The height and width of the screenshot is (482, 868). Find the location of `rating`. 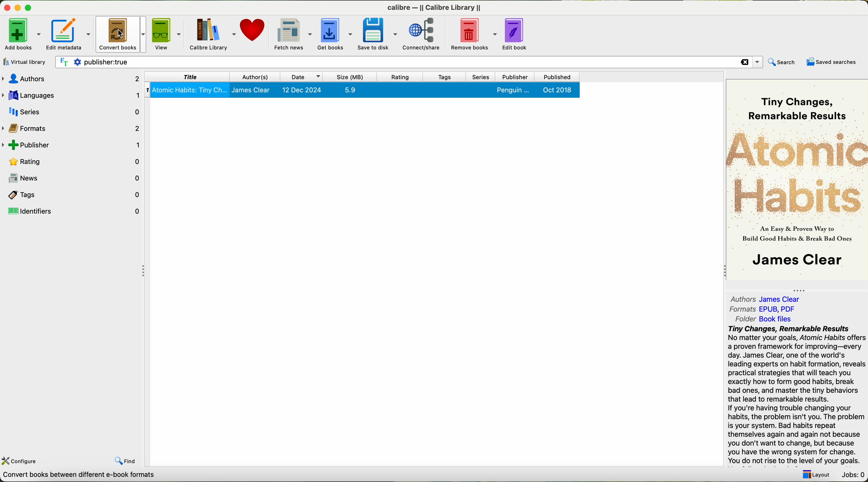

rating is located at coordinates (399, 77).